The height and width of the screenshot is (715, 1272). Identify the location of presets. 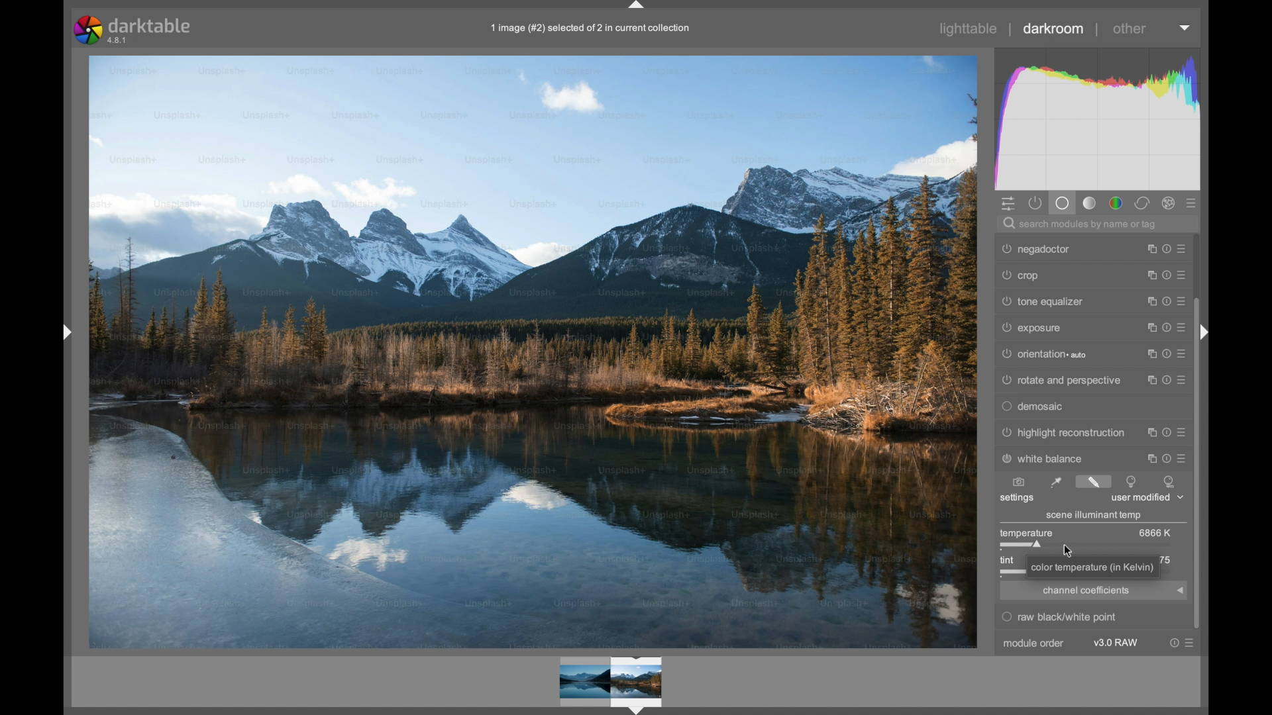
(1185, 457).